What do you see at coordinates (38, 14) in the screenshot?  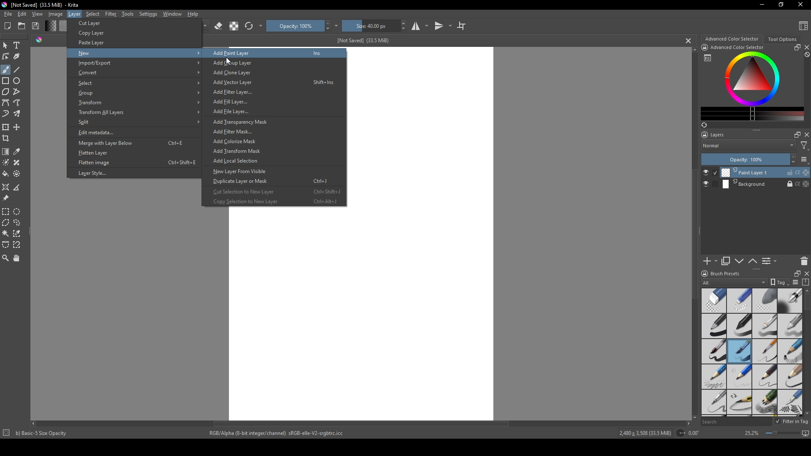 I see `View` at bounding box center [38, 14].